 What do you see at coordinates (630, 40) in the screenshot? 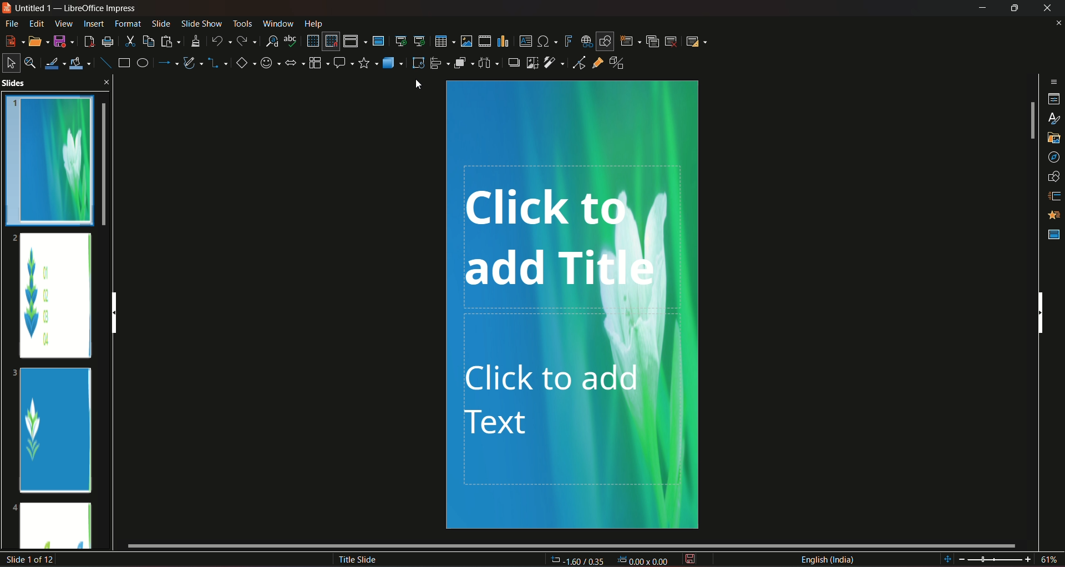
I see `new slide` at bounding box center [630, 40].